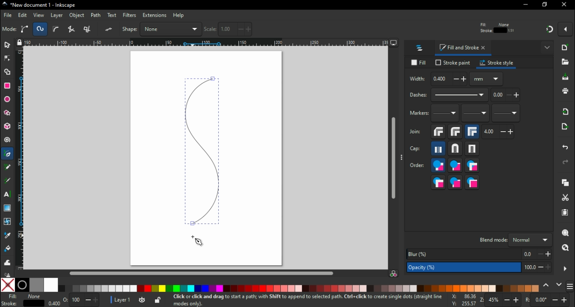  What do you see at coordinates (202, 151) in the screenshot?
I see `curved line` at bounding box center [202, 151].